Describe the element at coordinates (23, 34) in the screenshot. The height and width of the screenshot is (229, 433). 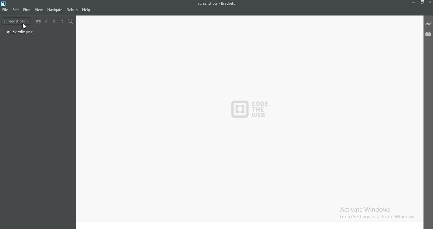
I see `quick-edit.png` at that location.